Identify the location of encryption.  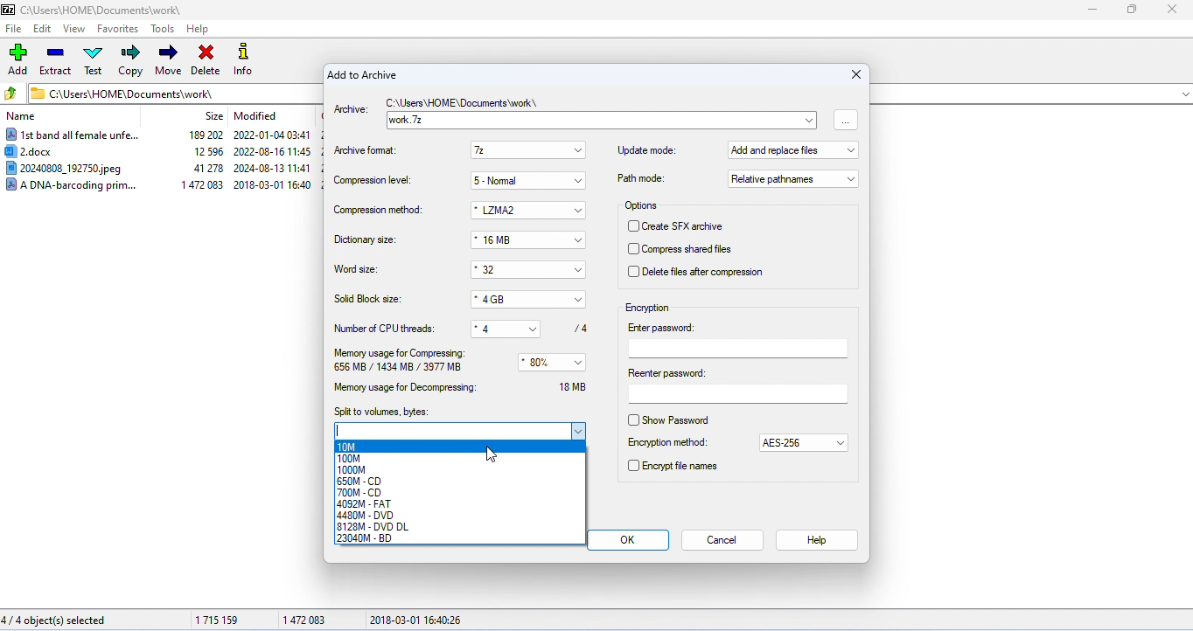
(648, 308).